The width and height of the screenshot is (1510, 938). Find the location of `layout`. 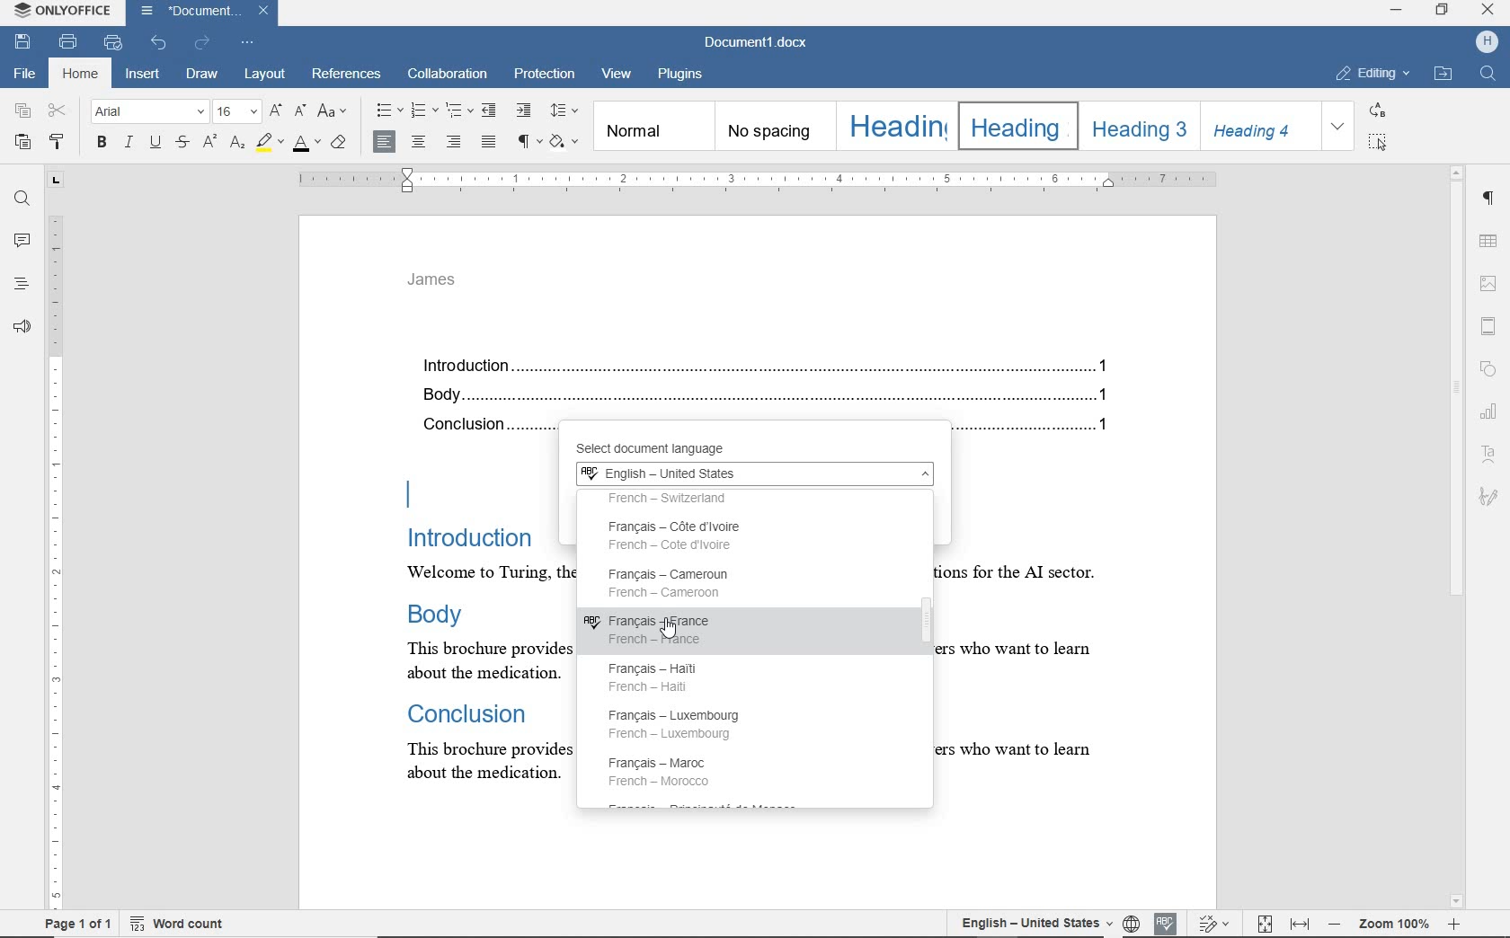

layout is located at coordinates (265, 75).